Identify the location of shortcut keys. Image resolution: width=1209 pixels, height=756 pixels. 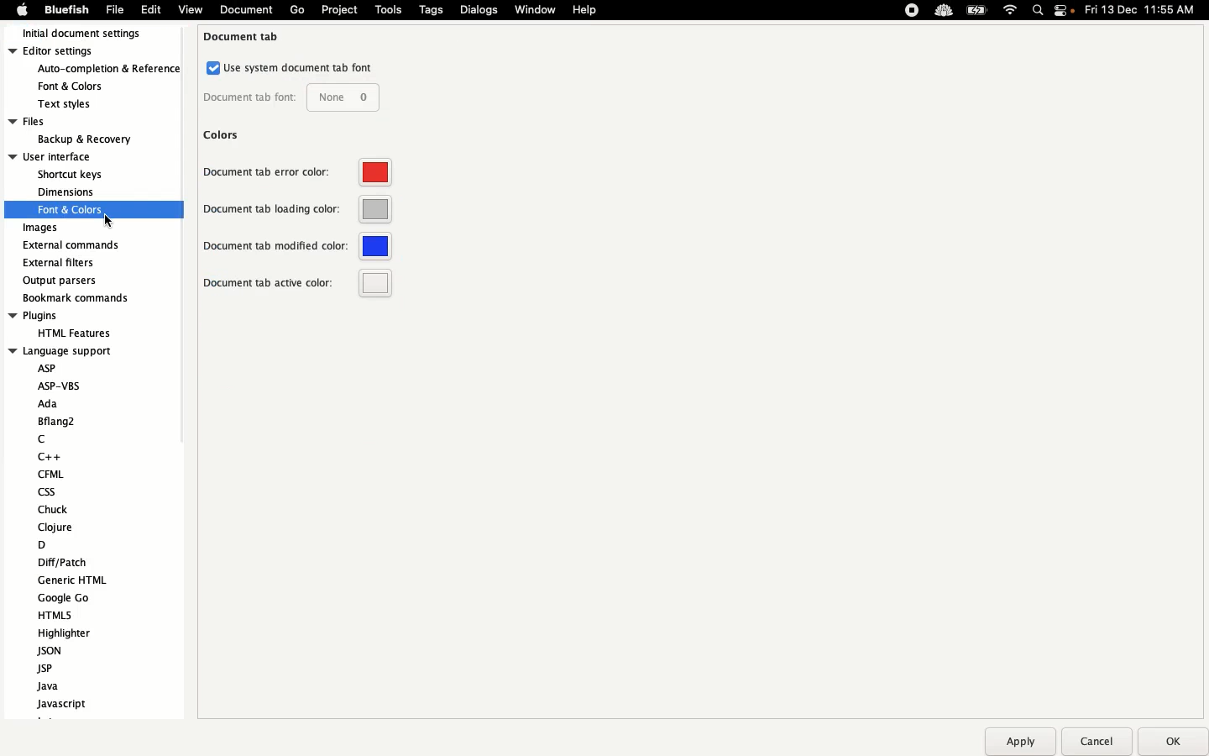
(71, 176).